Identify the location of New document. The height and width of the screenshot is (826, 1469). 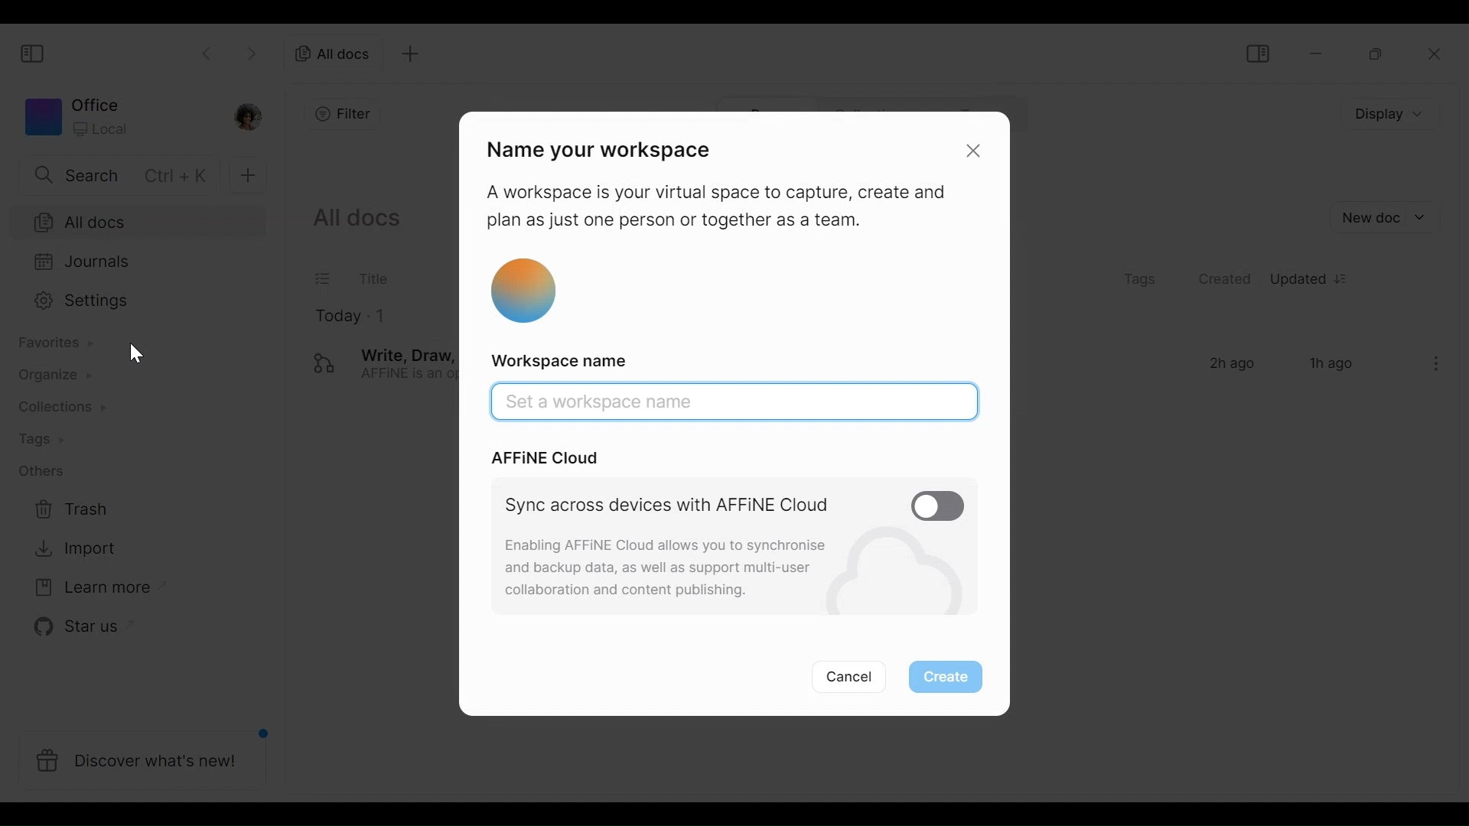
(1383, 216).